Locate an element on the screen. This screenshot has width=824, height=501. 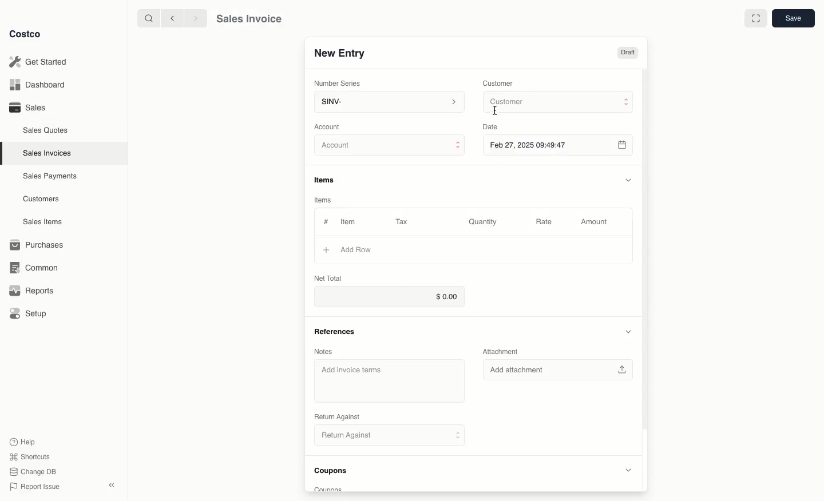
Items is located at coordinates (327, 201).